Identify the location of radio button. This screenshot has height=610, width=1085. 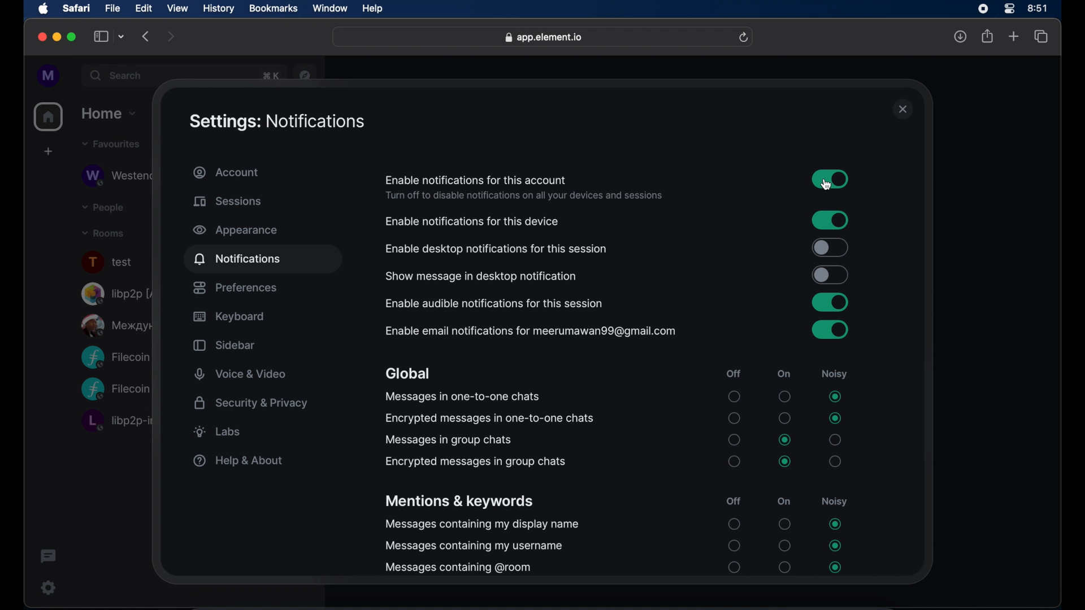
(835, 461).